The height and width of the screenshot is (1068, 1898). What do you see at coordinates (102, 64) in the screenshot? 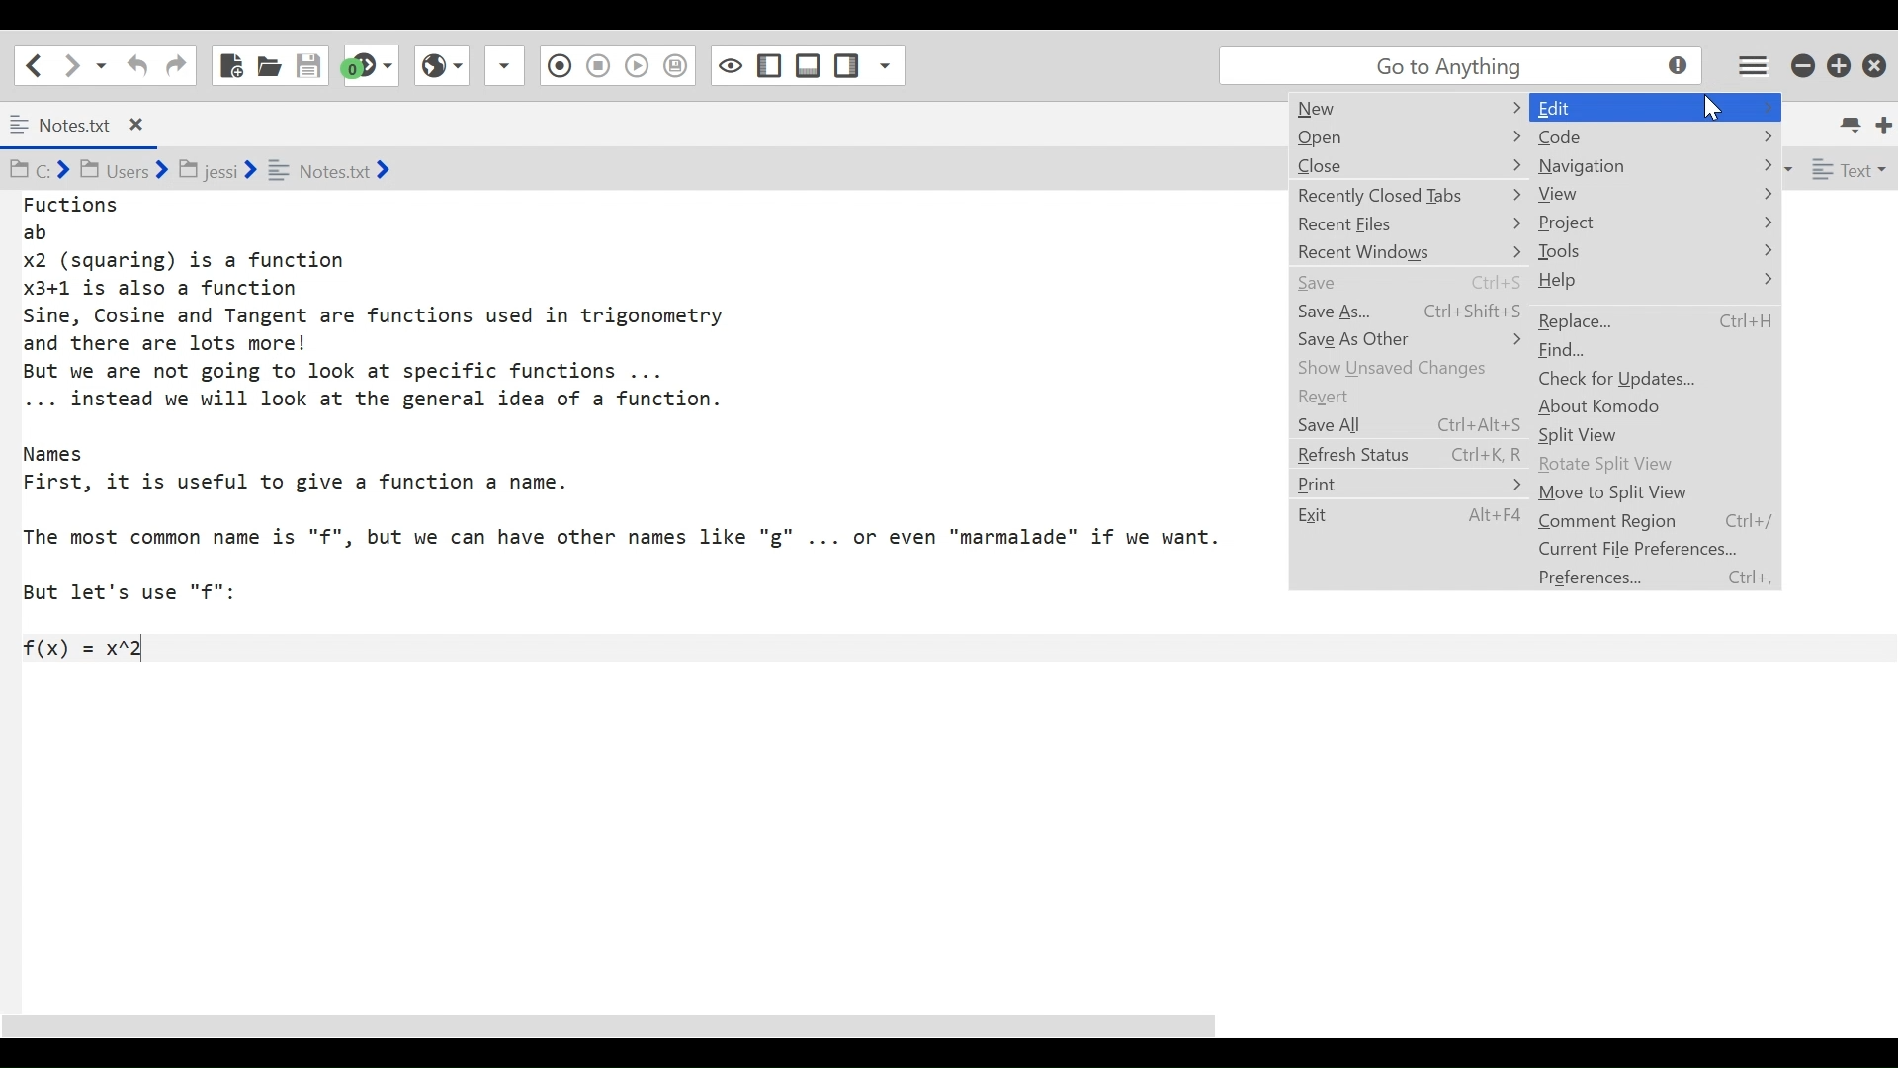
I see `Recent locations` at bounding box center [102, 64].